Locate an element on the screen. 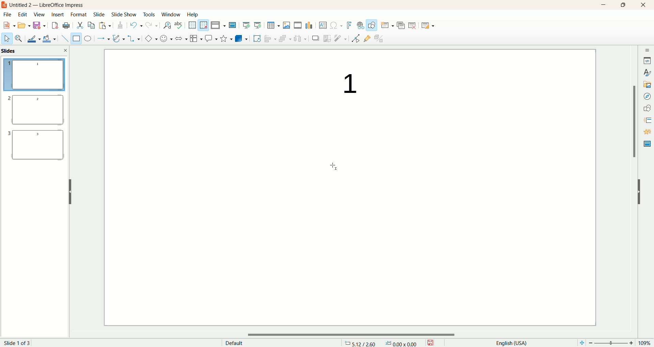  find and replace is located at coordinates (166, 26).